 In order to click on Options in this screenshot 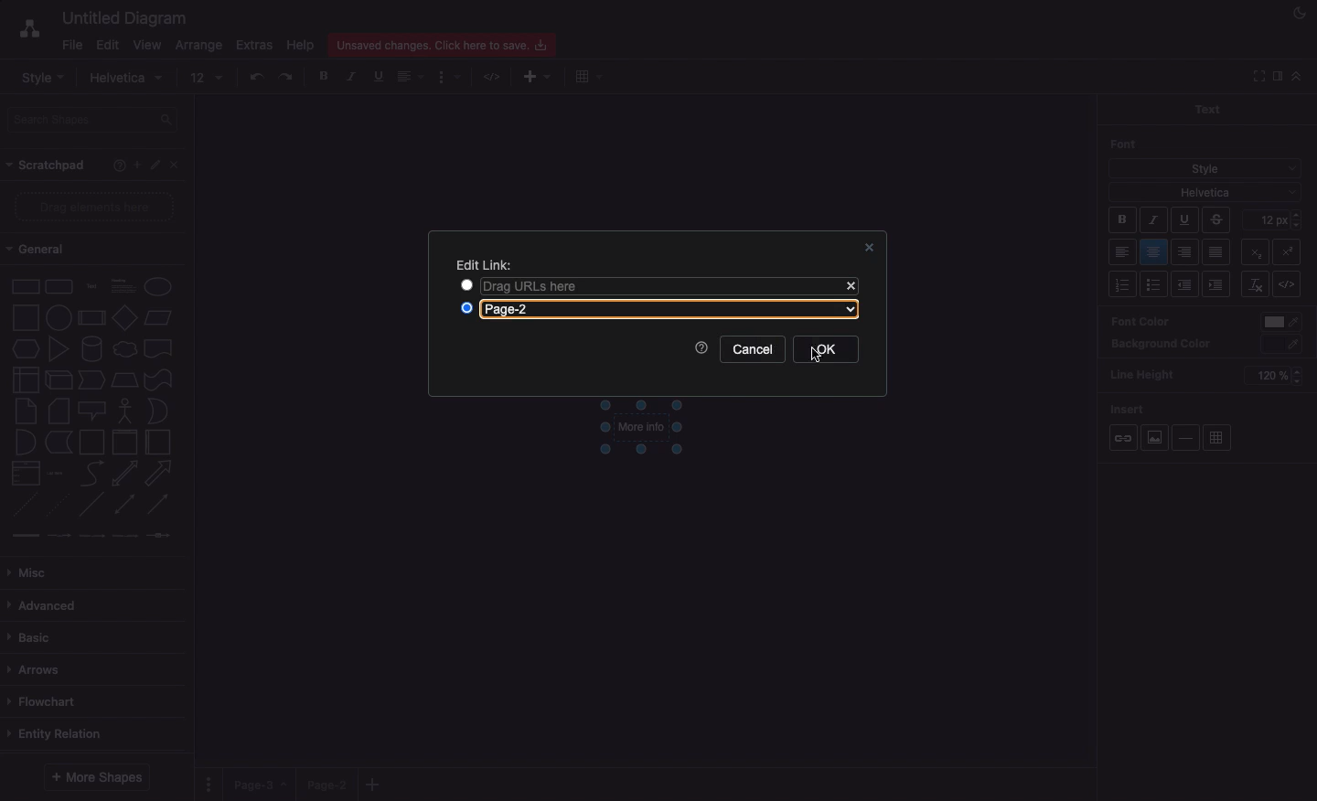, I will do `click(210, 784)`.